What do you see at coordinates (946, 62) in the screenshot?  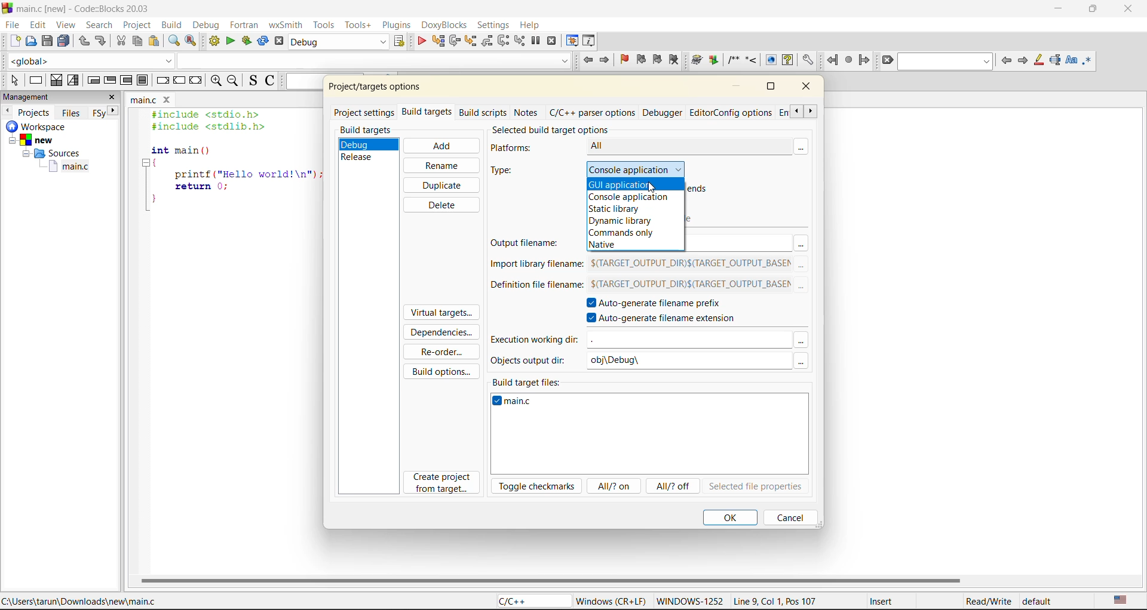 I see `search` at bounding box center [946, 62].